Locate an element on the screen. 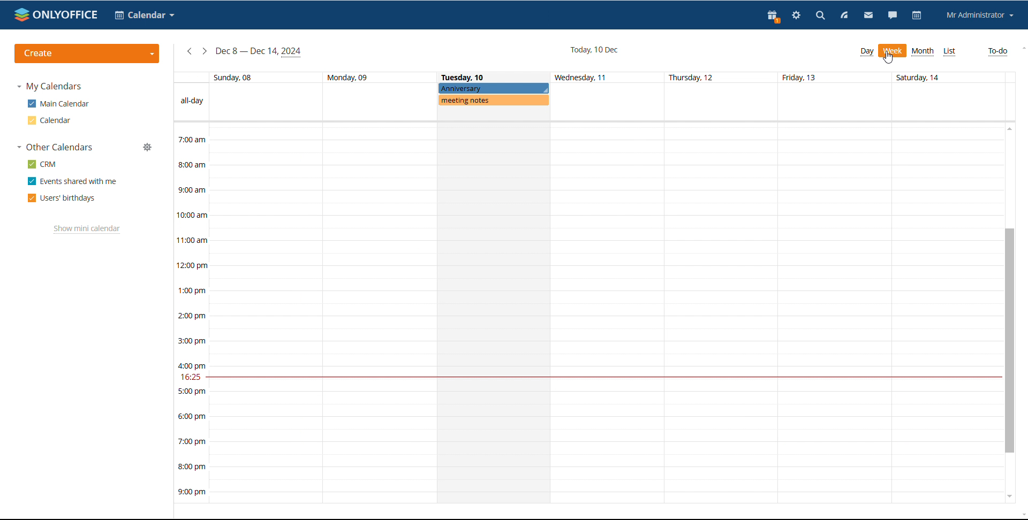 This screenshot has width=1028, height=520. users' birthdays is located at coordinates (61, 199).